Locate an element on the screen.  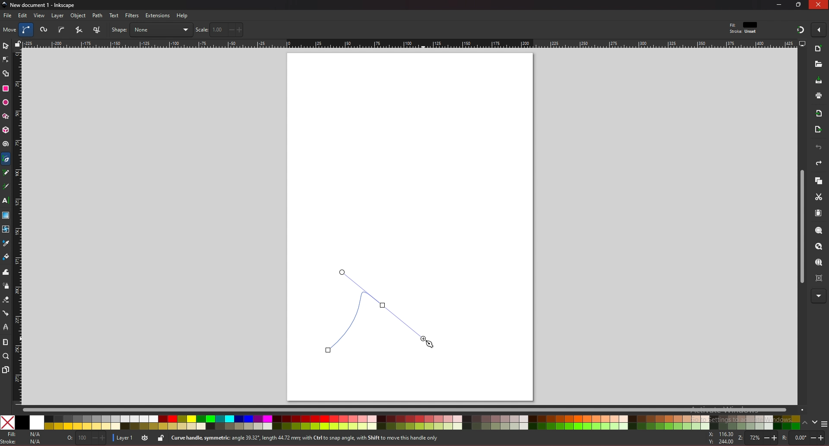
export is located at coordinates (818, 130).